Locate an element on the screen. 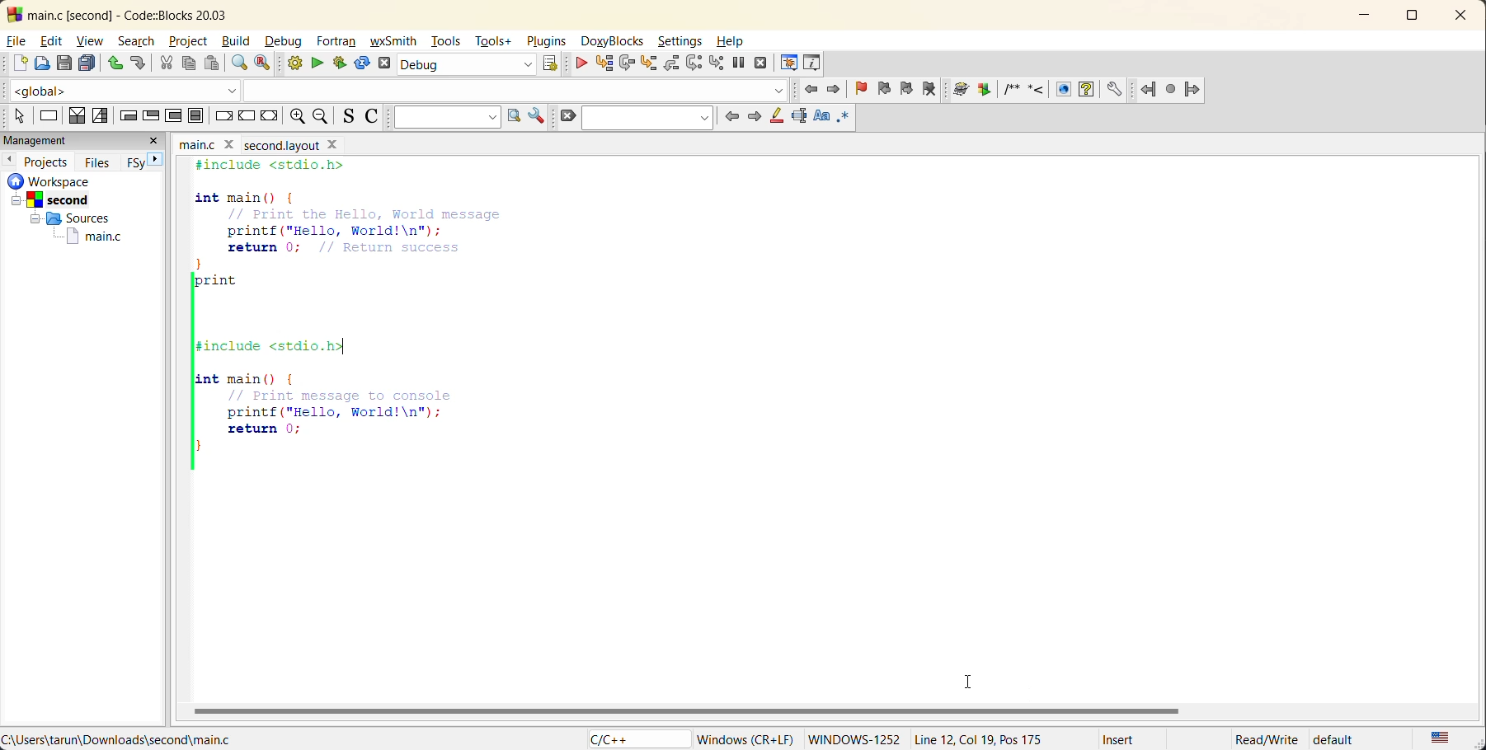  clear bookmark is located at coordinates (931, 88).